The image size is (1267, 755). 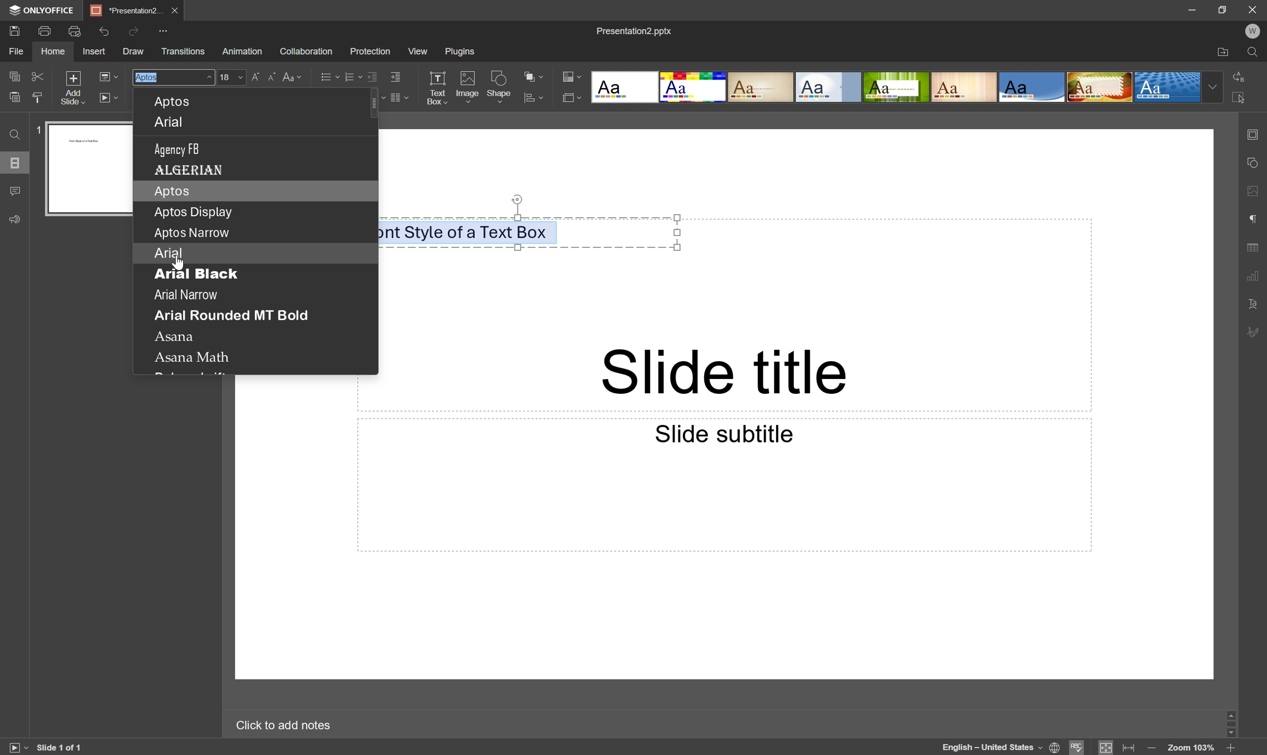 What do you see at coordinates (538, 97) in the screenshot?
I see `Align shape` at bounding box center [538, 97].